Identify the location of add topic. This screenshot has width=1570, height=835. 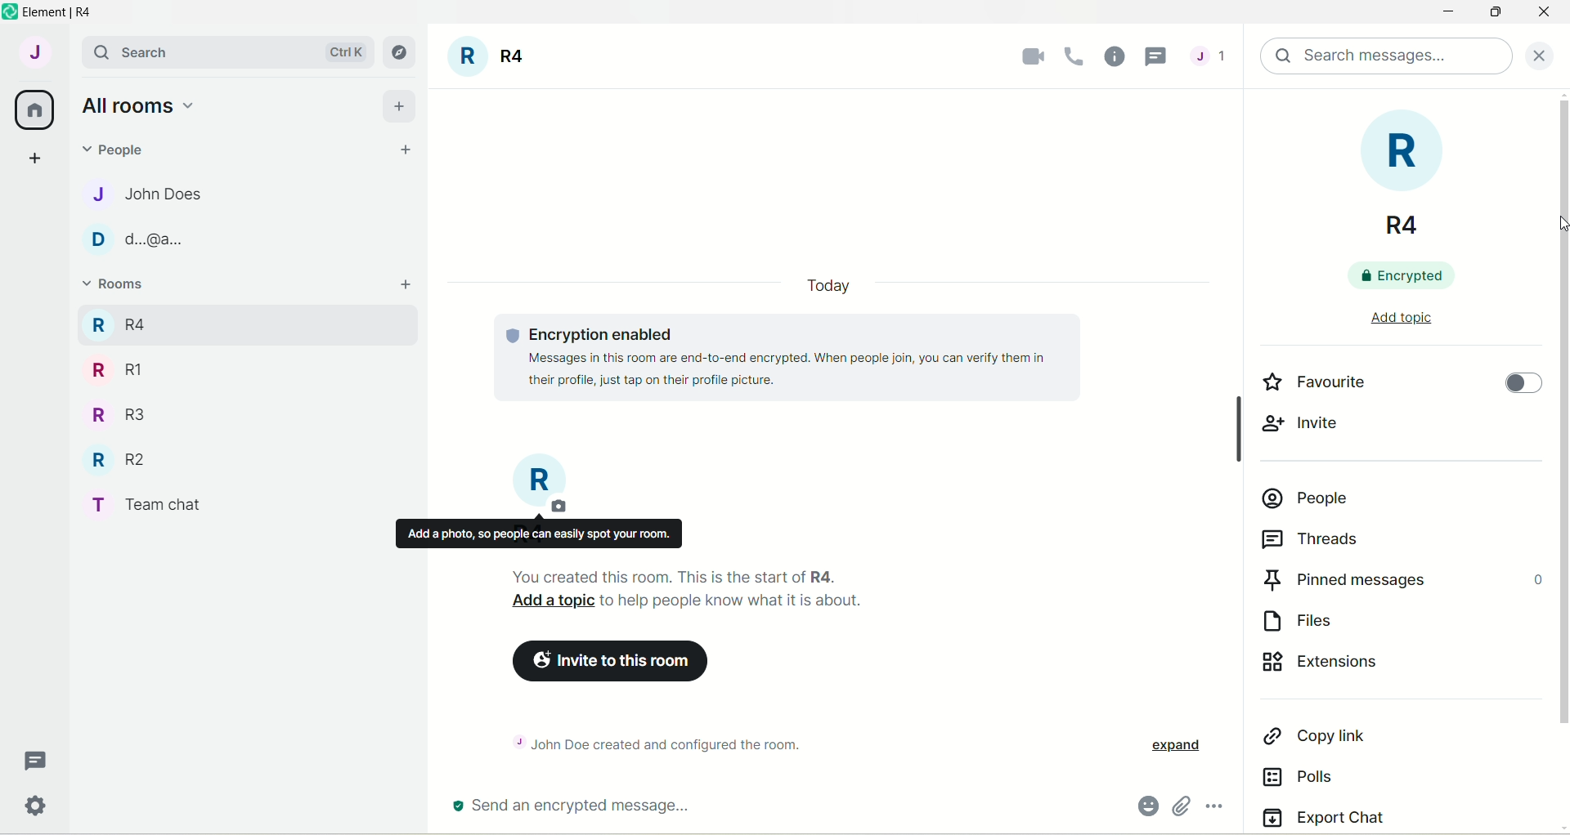
(1397, 323).